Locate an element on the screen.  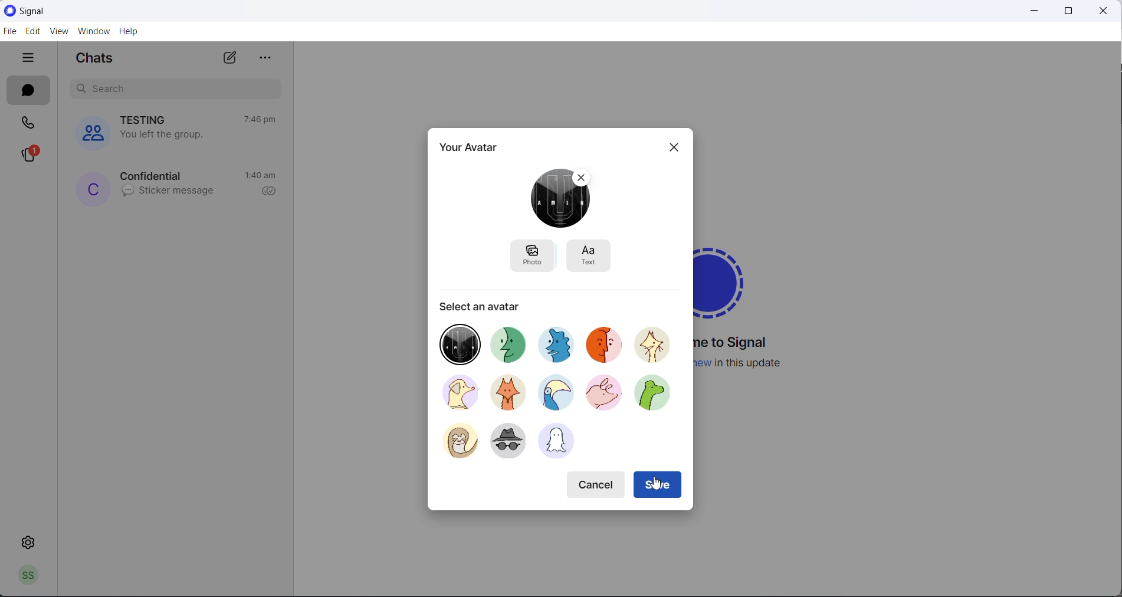
avatar is located at coordinates (506, 391).